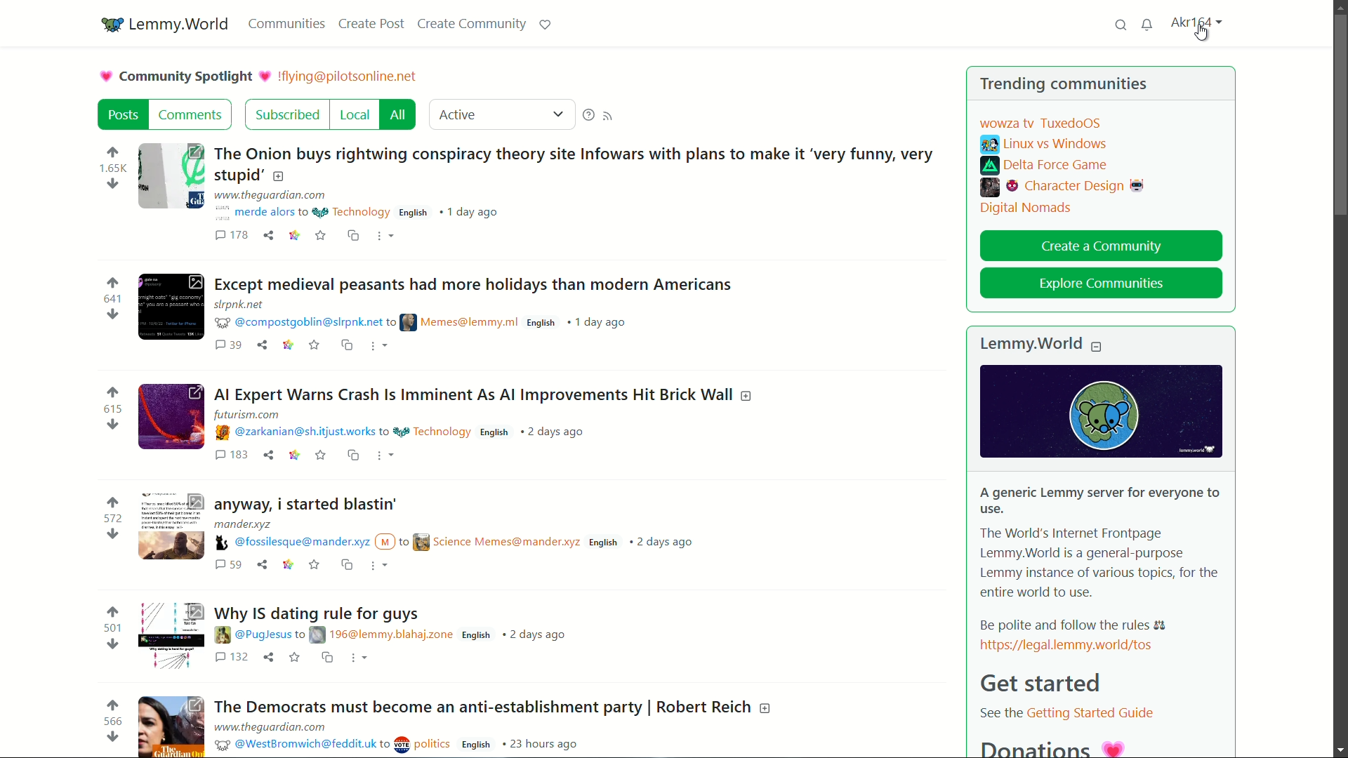 This screenshot has height=758, width=1348. I want to click on number of votes, so click(114, 169).